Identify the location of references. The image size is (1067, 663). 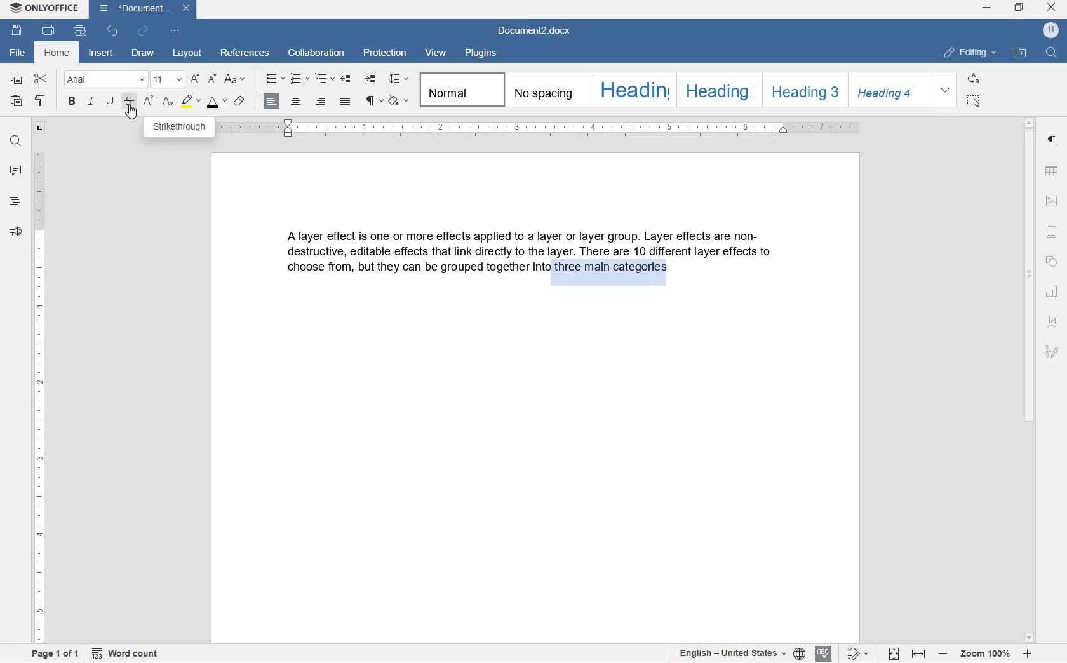
(246, 54).